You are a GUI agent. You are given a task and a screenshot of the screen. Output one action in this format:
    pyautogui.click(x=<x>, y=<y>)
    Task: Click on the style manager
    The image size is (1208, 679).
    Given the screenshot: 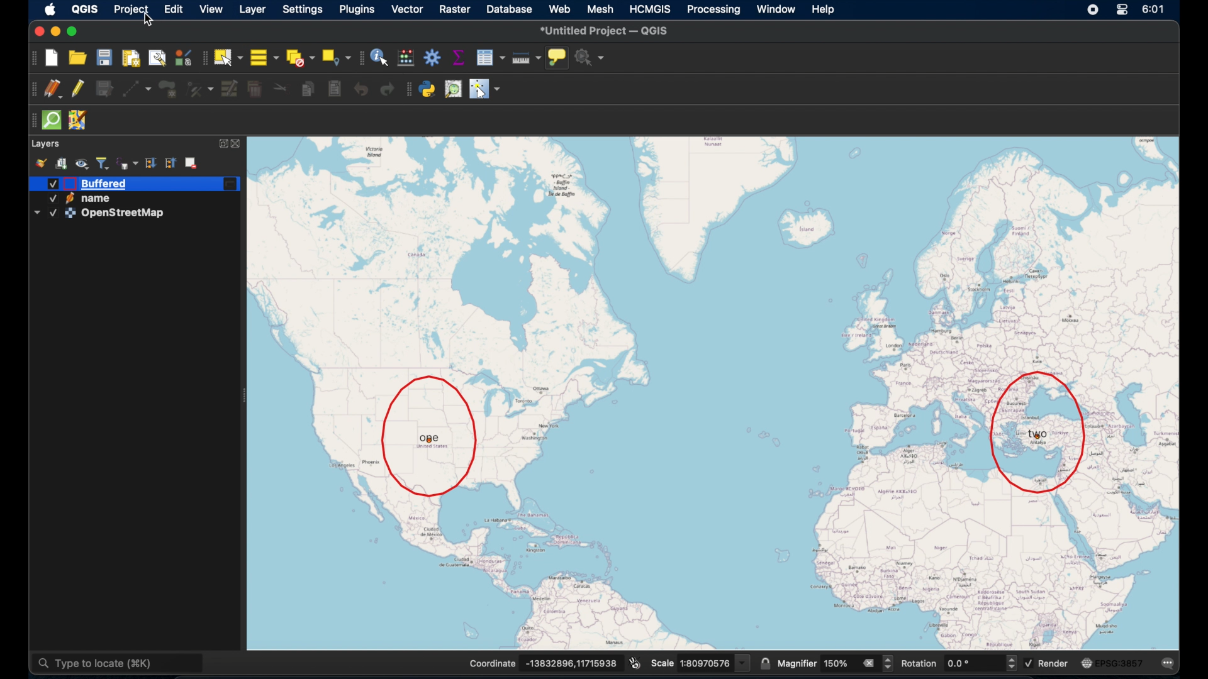 What is the action you would take?
    pyautogui.click(x=42, y=163)
    